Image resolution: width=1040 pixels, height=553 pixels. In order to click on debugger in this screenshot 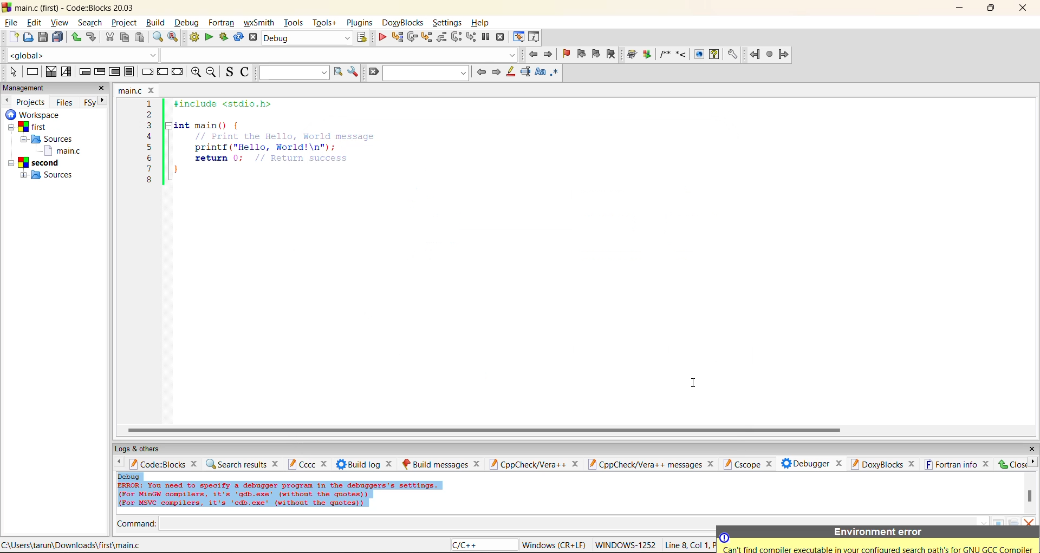, I will do `click(805, 463)`.